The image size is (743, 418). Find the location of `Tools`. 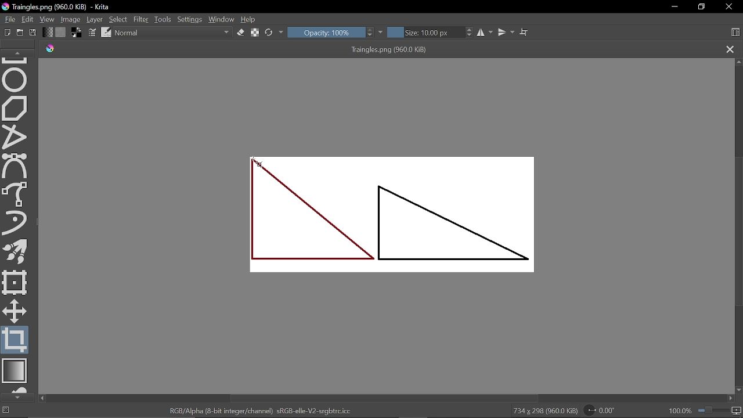

Tools is located at coordinates (163, 19).